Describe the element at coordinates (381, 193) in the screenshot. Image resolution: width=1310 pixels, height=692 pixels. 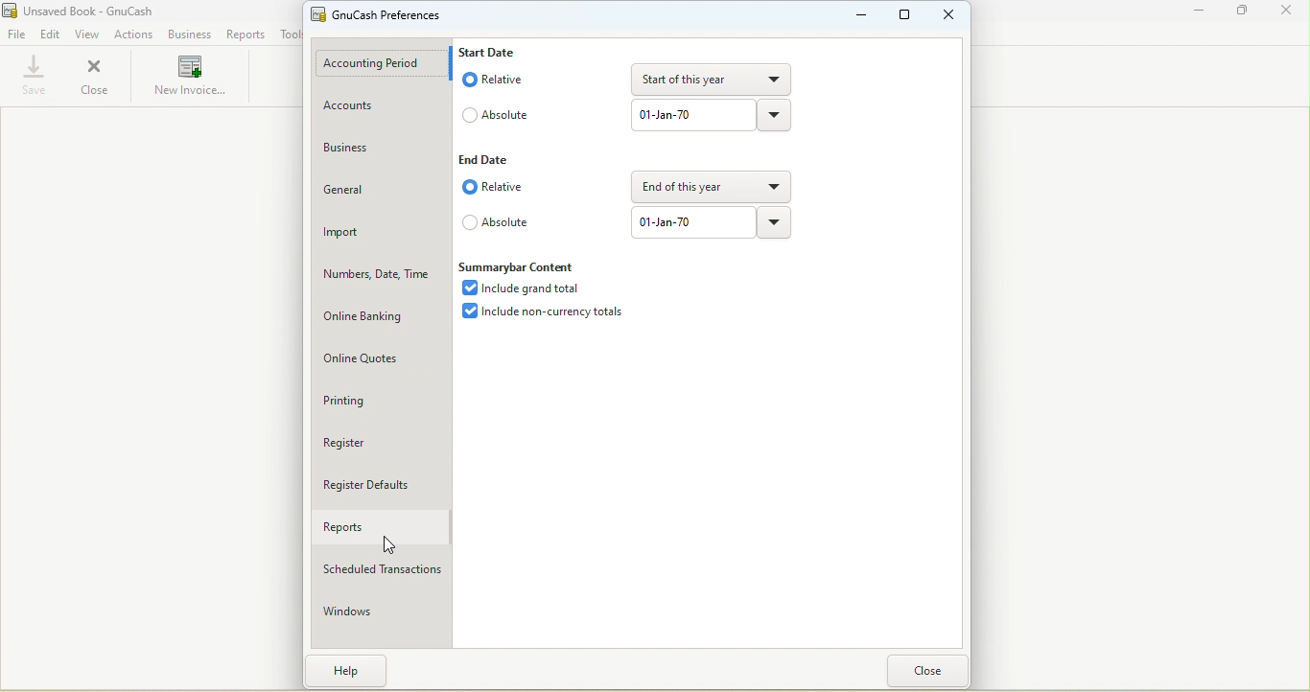
I see `General` at that location.